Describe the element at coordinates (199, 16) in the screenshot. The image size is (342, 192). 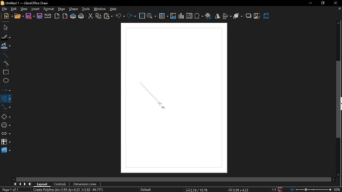
I see `insert symbol` at that location.